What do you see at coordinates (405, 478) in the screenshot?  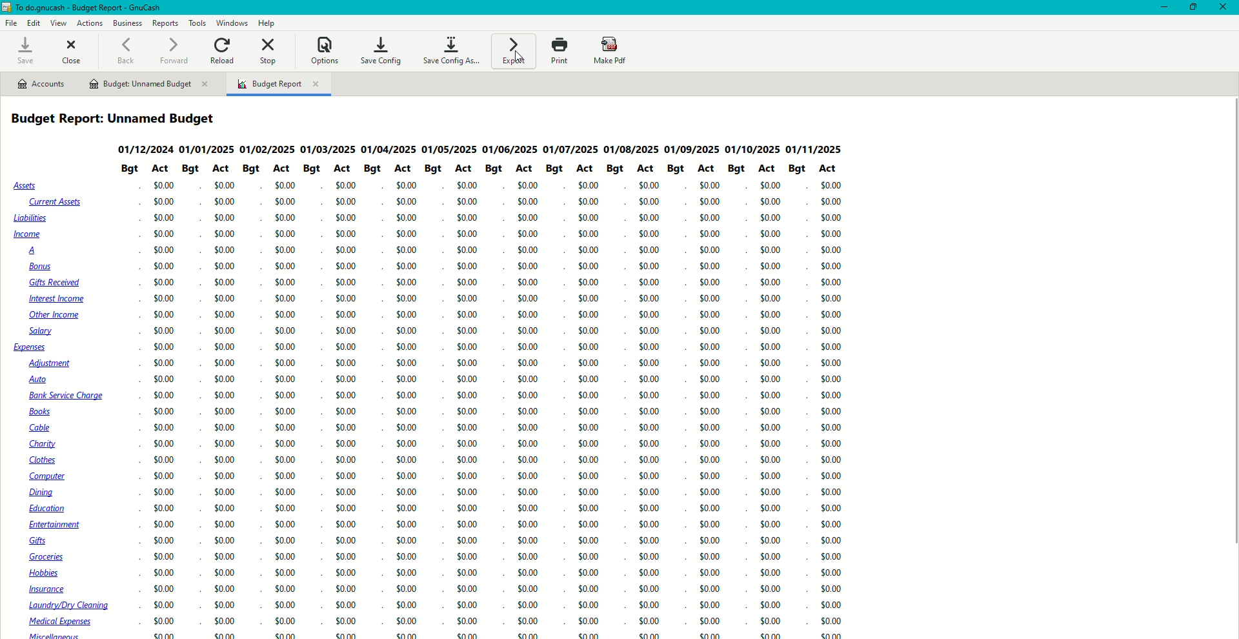 I see `$0.00` at bounding box center [405, 478].